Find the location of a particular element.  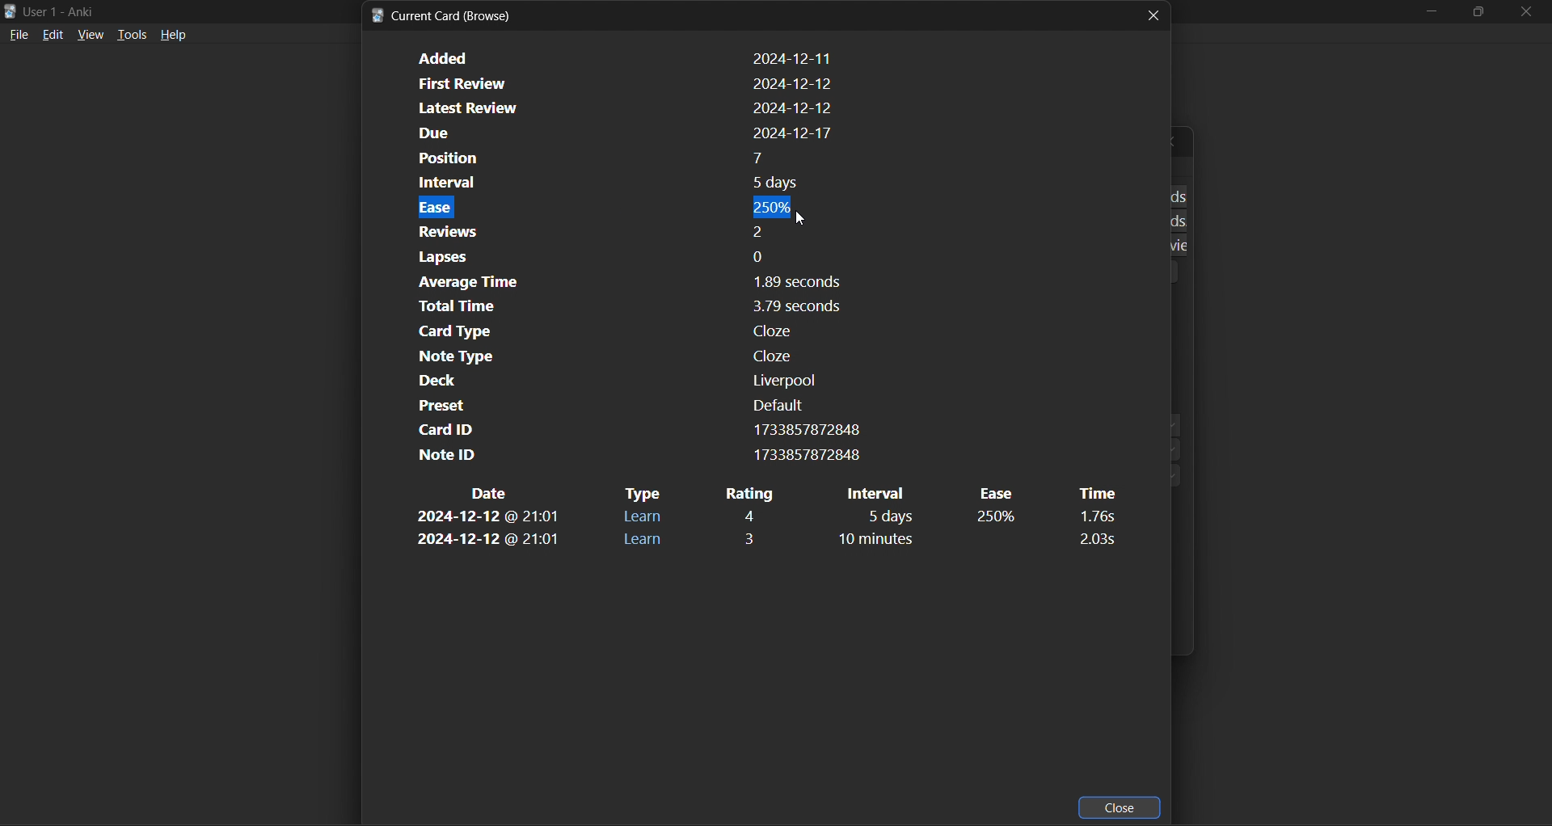

card reviews is located at coordinates (612, 230).